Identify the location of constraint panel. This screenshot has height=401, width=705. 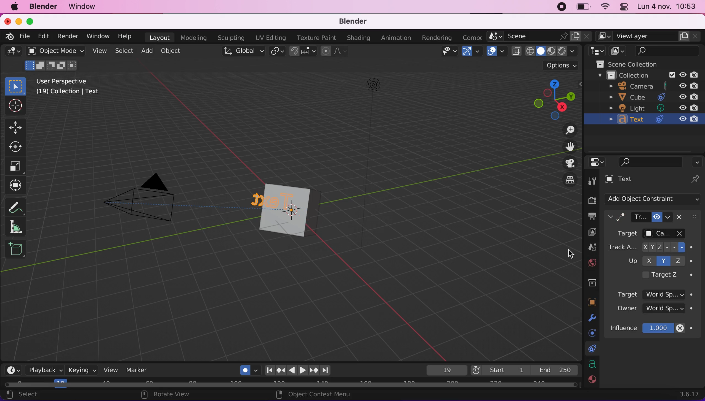
(643, 217).